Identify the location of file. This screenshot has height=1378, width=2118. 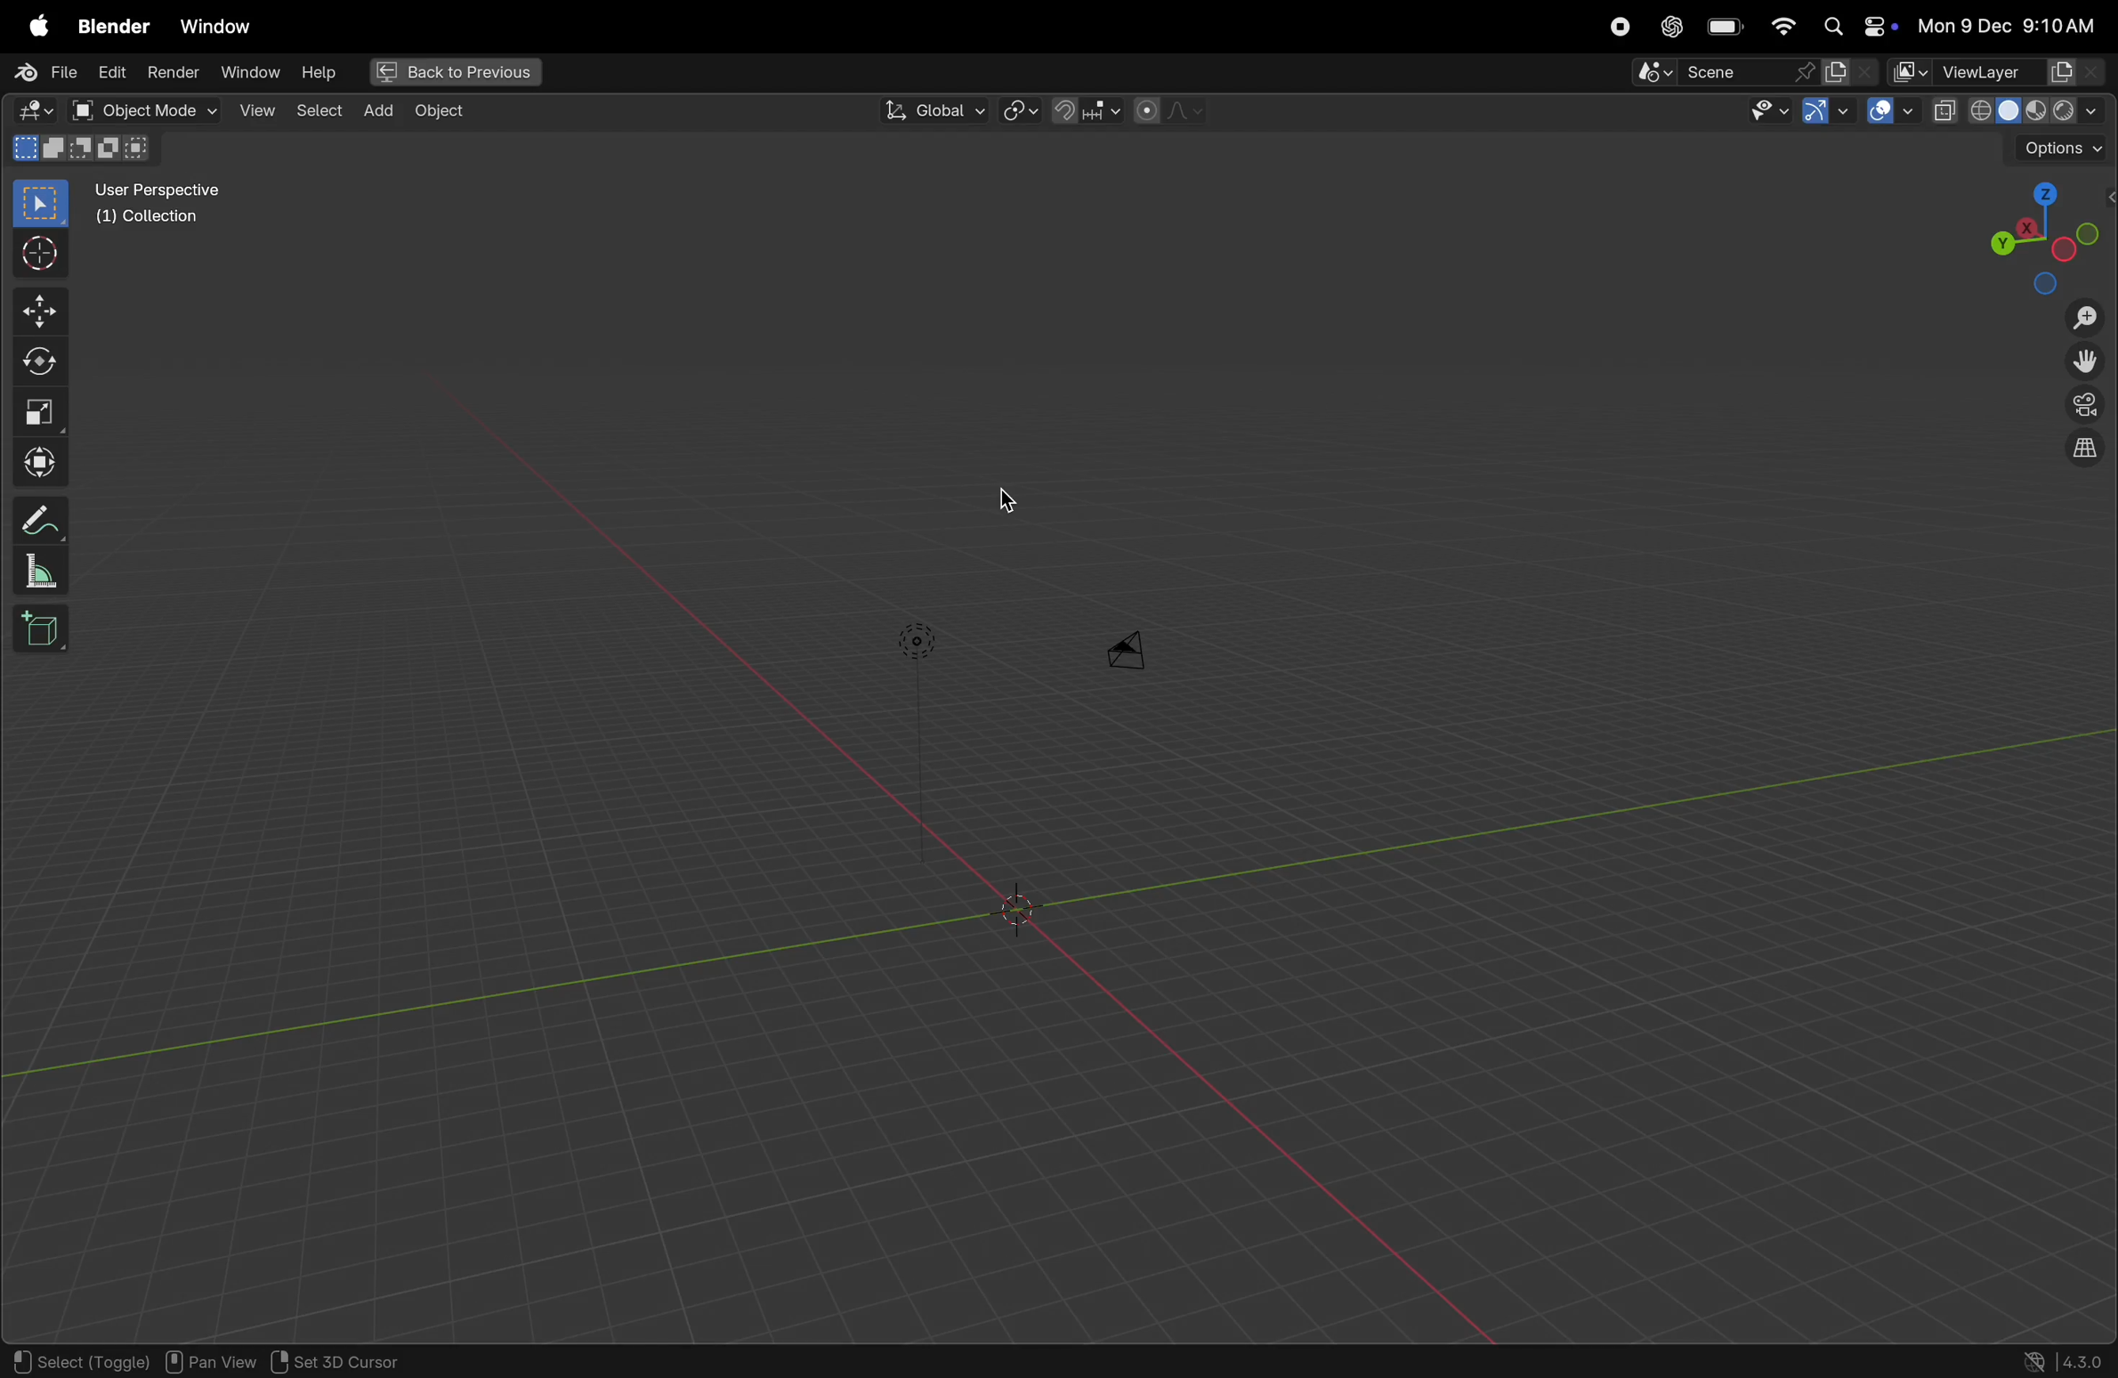
(42, 73).